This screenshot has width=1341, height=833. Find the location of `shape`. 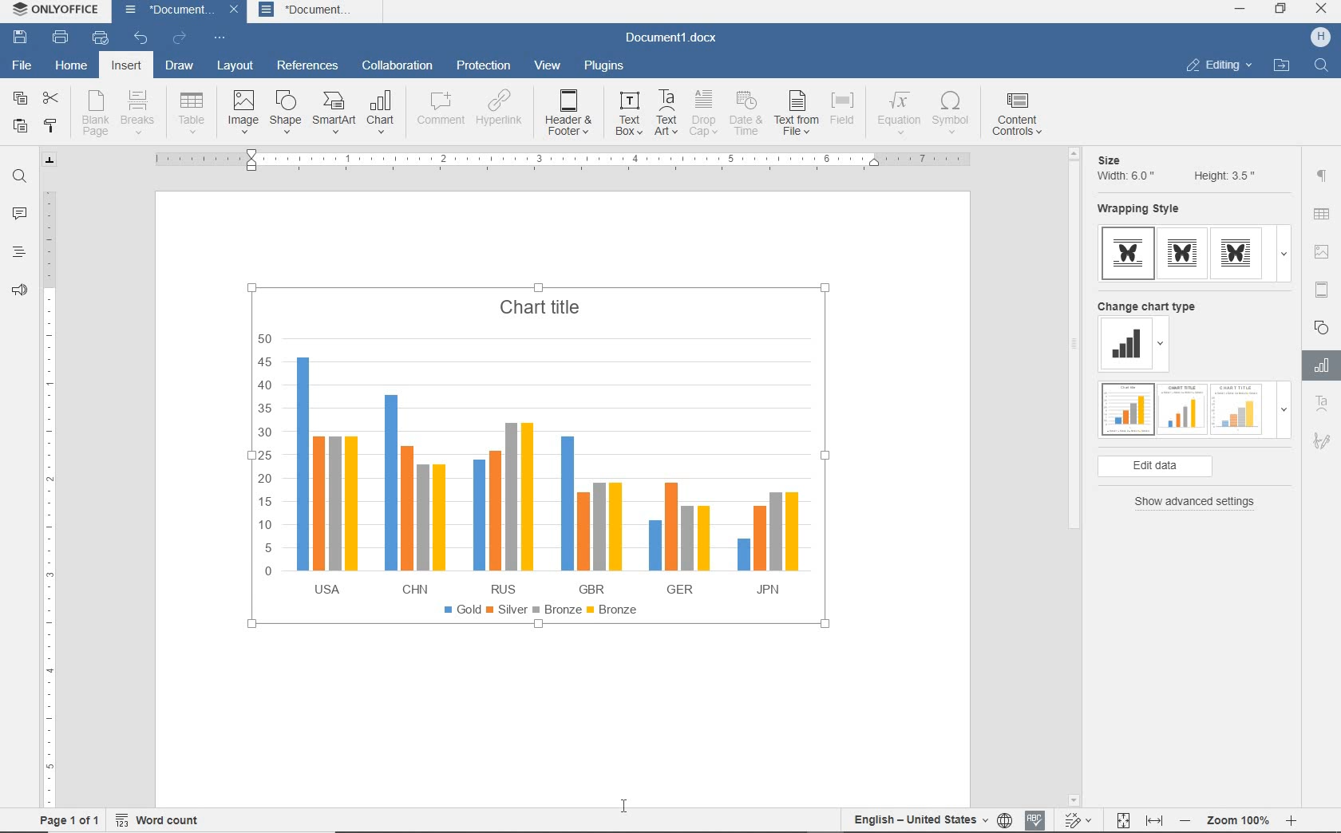

shape is located at coordinates (1321, 327).